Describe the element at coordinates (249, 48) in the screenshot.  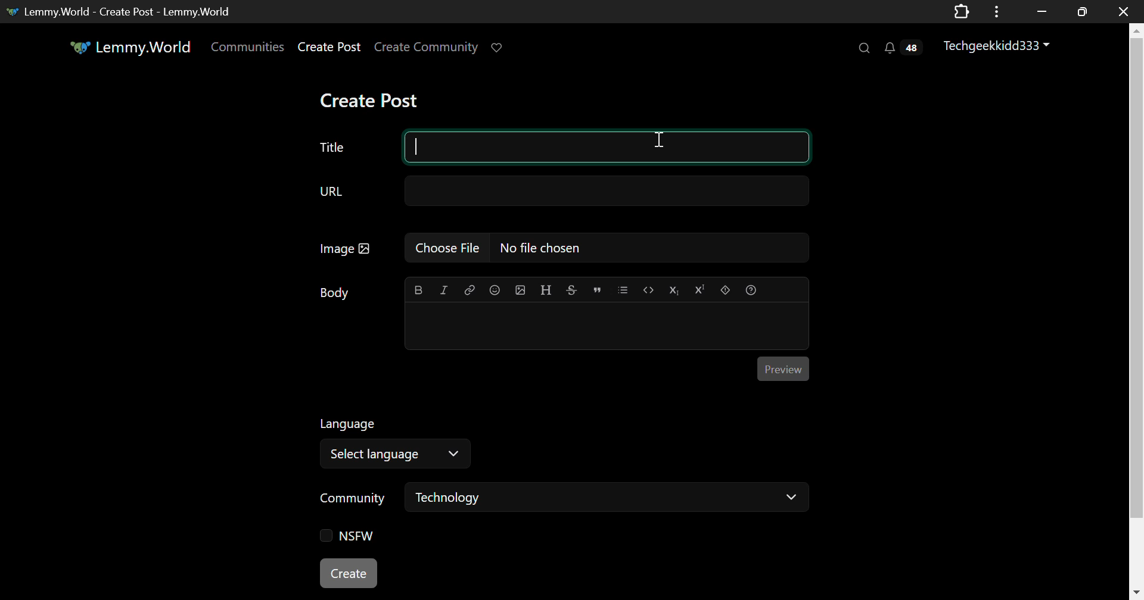
I see `Communities` at that location.